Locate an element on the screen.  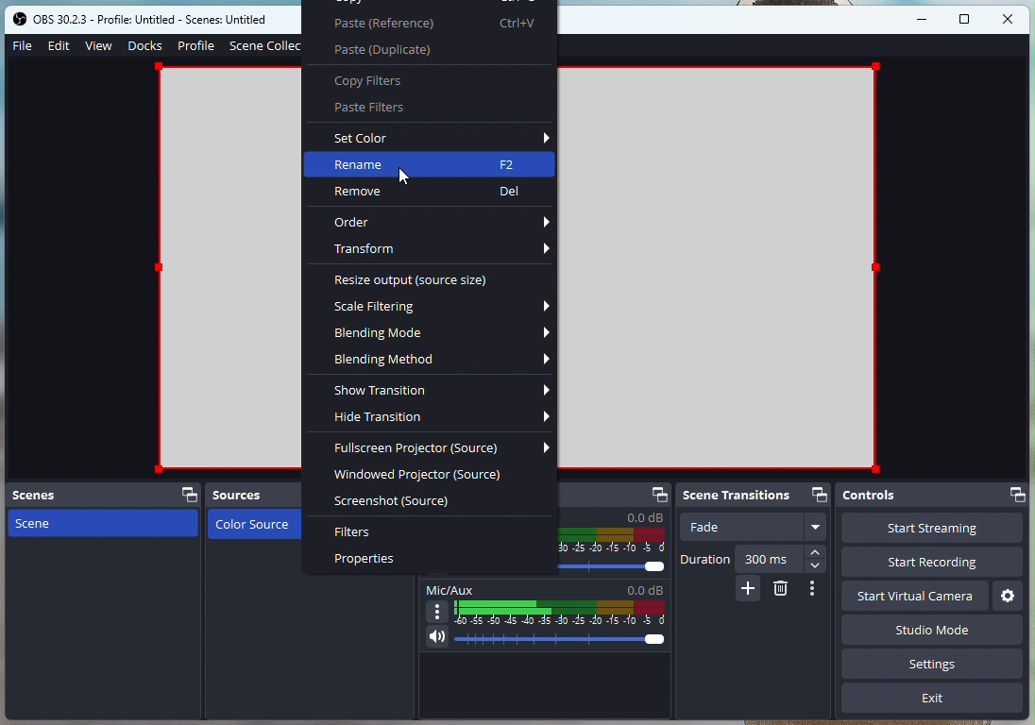
Settings is located at coordinates (1007, 595).